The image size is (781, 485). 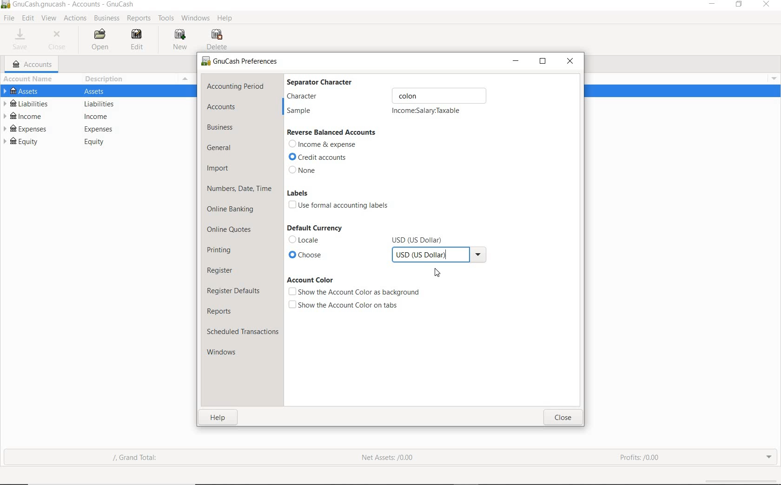 I want to click on system name, so click(x=74, y=5).